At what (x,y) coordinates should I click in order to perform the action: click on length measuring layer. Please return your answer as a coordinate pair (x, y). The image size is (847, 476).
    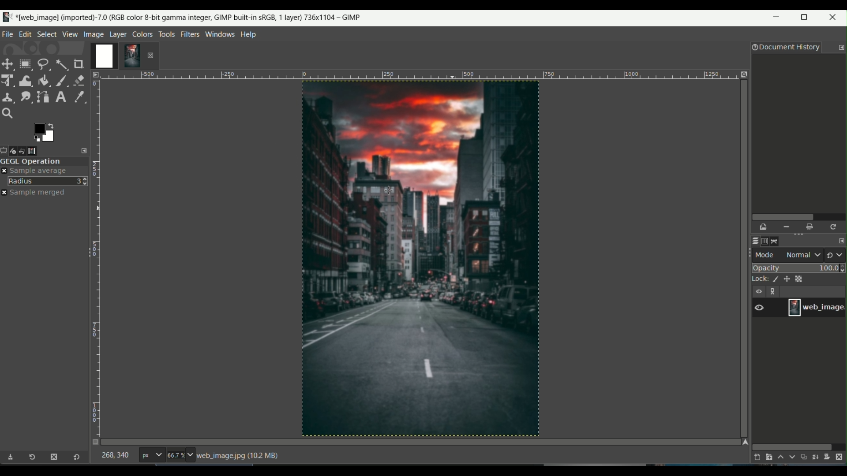
    Looking at the image, I should click on (96, 253).